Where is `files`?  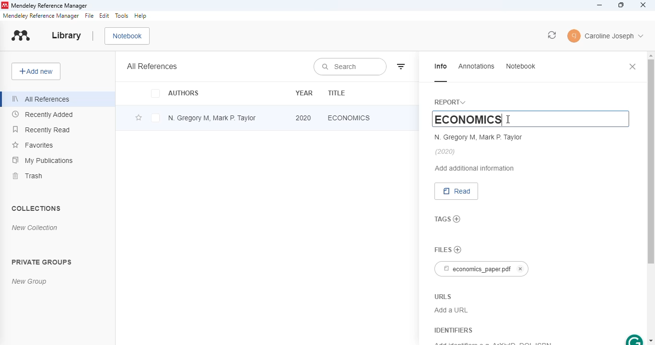 files is located at coordinates (442, 250).